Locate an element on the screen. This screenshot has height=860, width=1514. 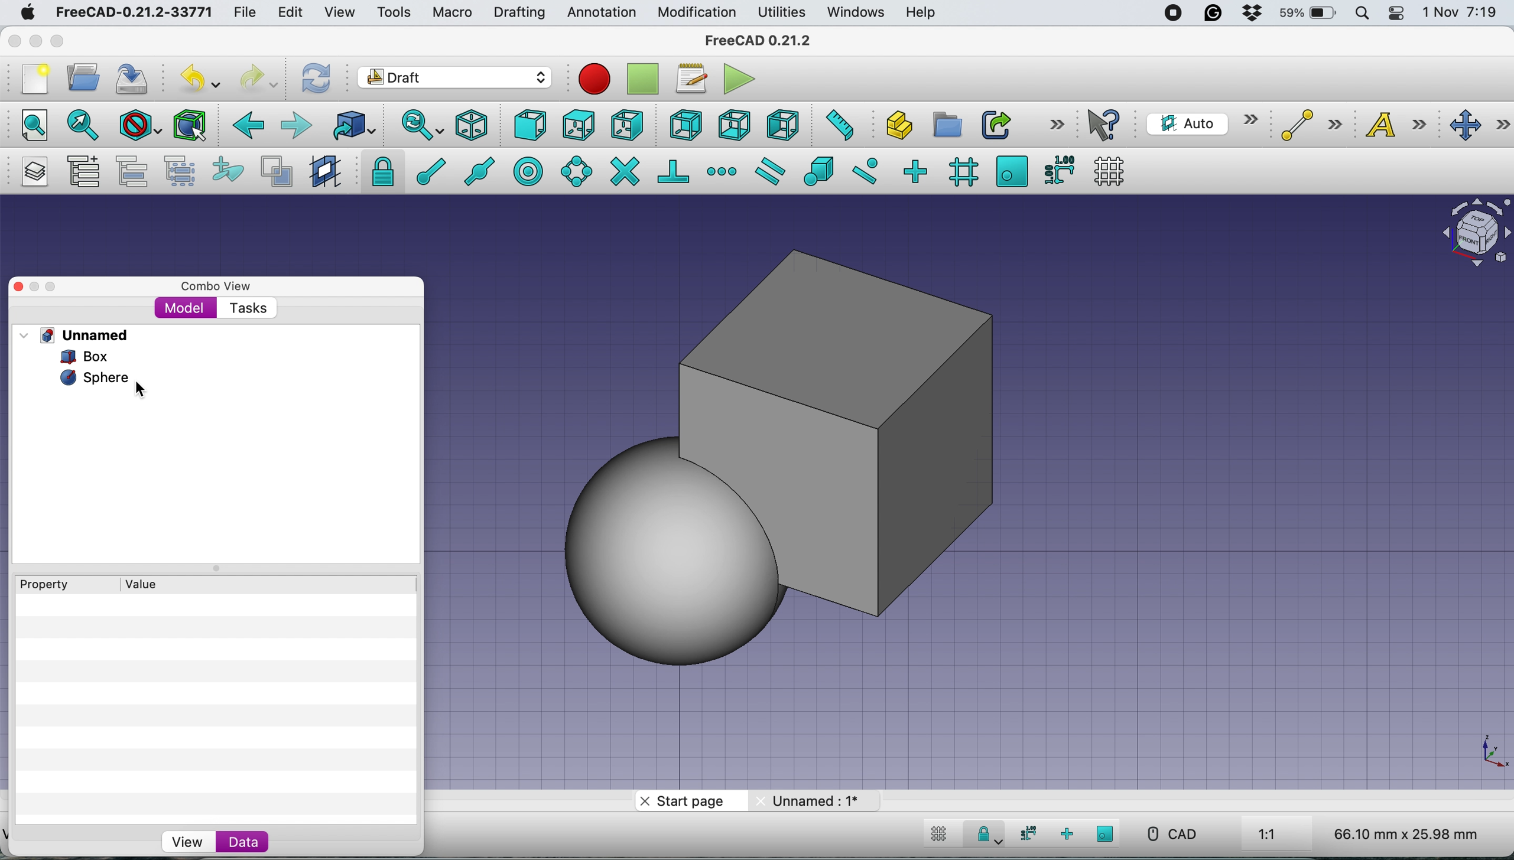
snap special is located at coordinates (818, 171).